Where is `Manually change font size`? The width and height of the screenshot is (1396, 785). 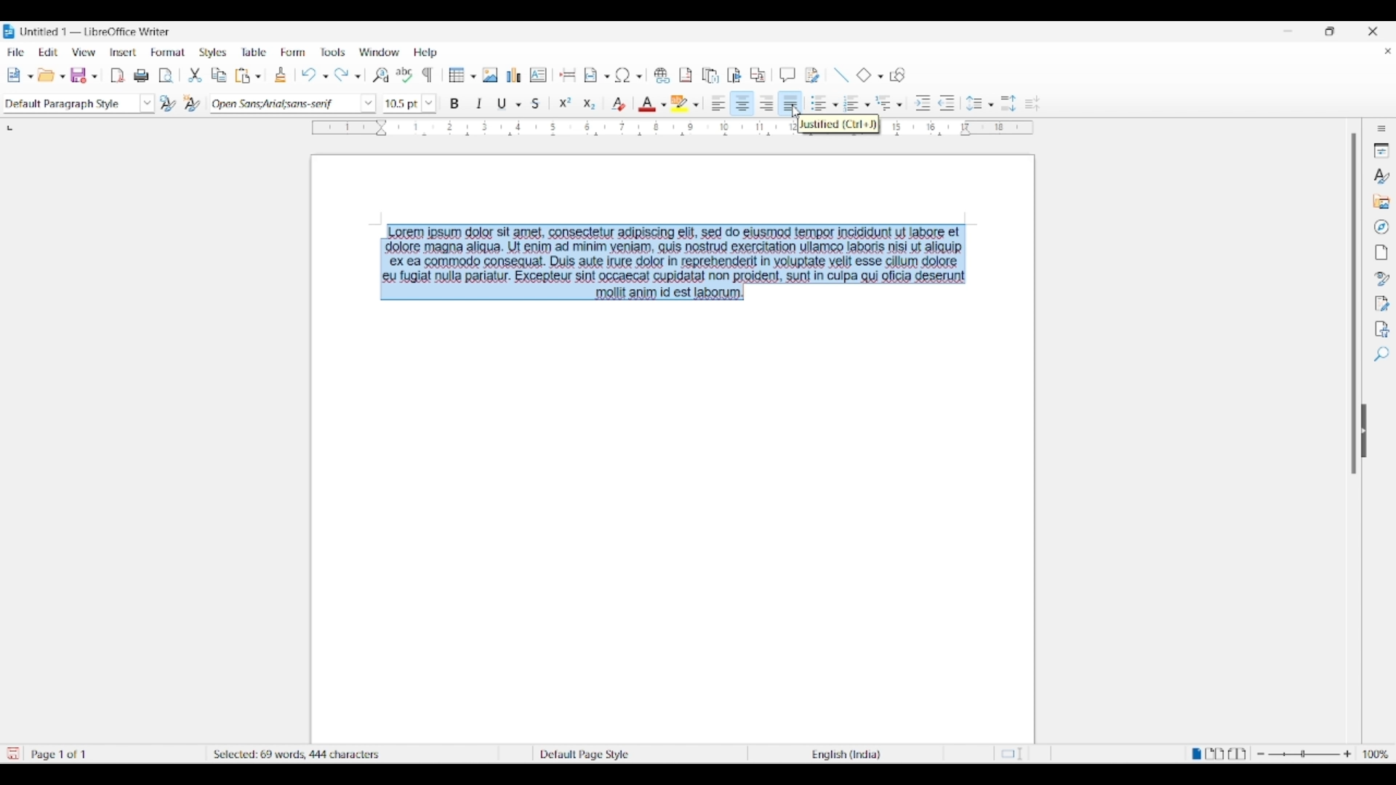 Manually change font size is located at coordinates (401, 104).